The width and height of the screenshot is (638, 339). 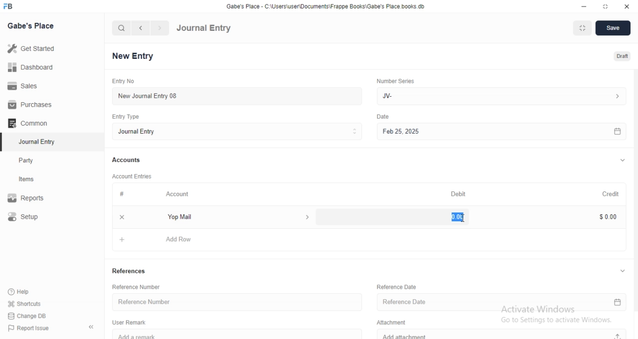 What do you see at coordinates (133, 55) in the screenshot?
I see `New Entry` at bounding box center [133, 55].